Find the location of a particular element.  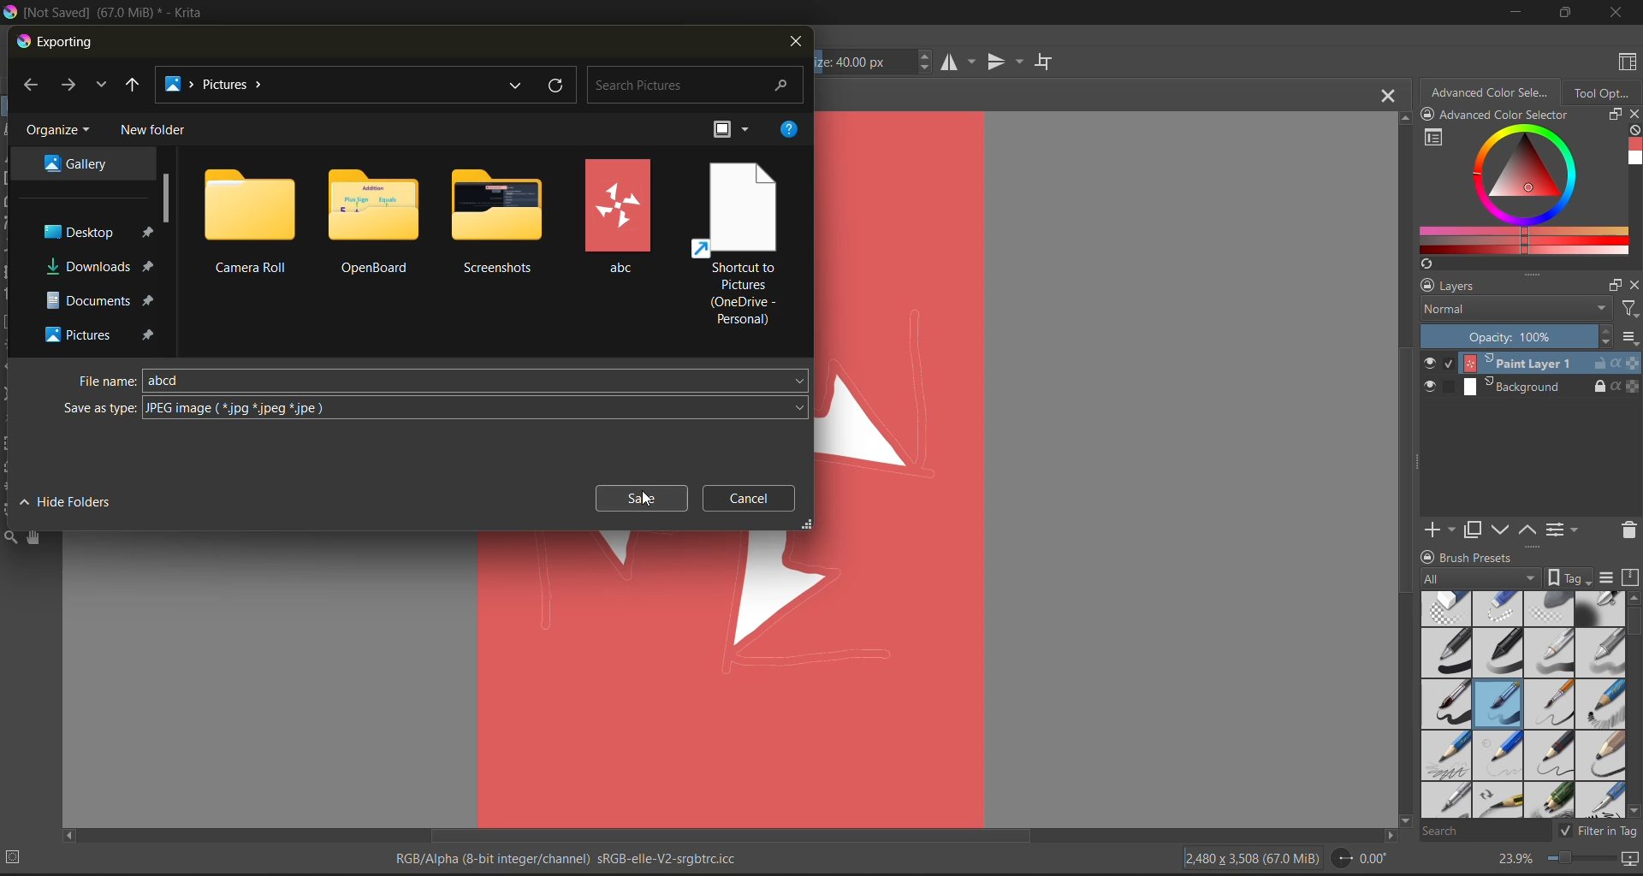

cancel is located at coordinates (749, 496).